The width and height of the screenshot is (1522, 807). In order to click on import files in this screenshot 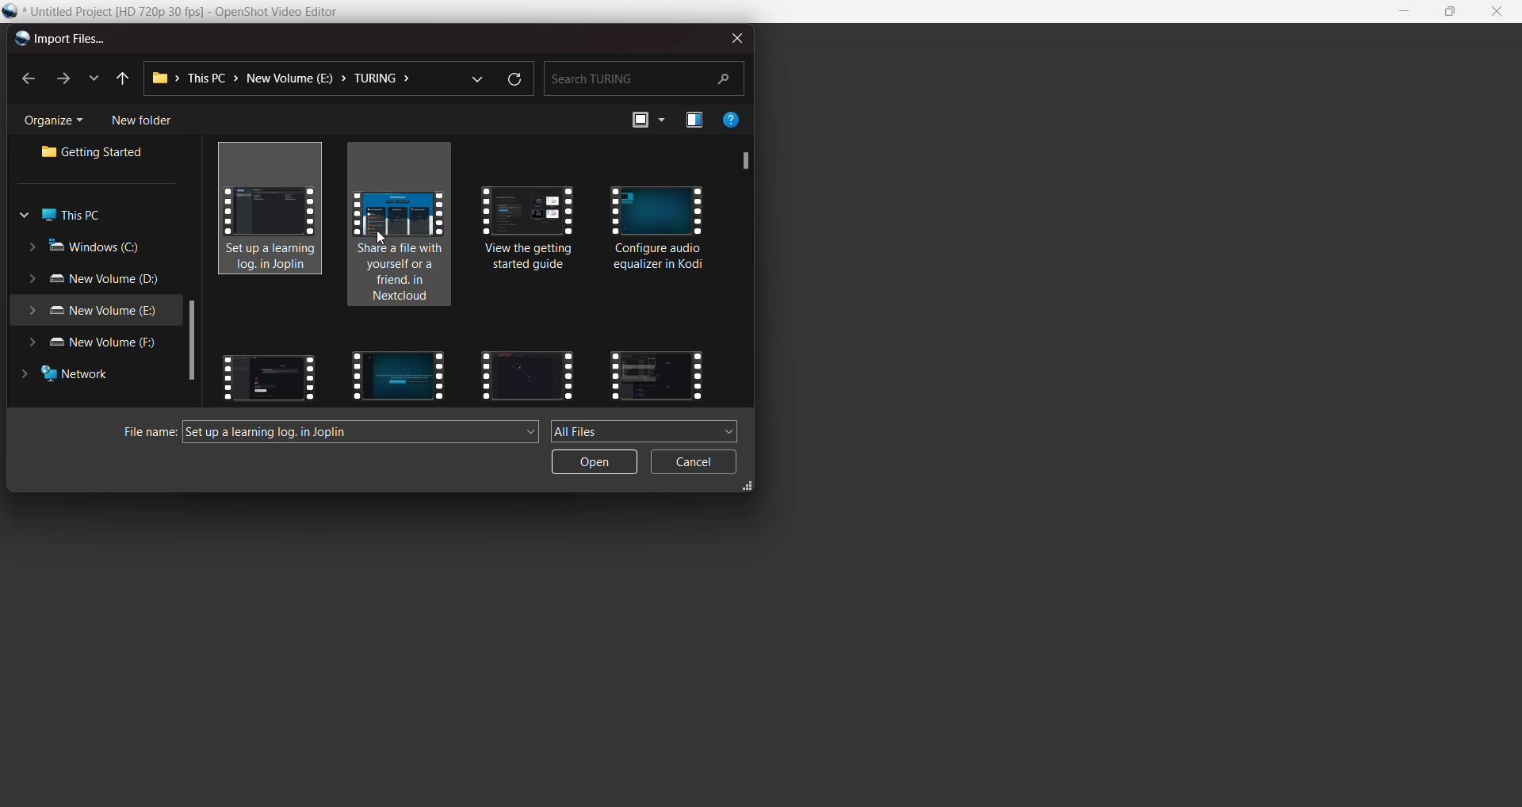, I will do `click(59, 40)`.